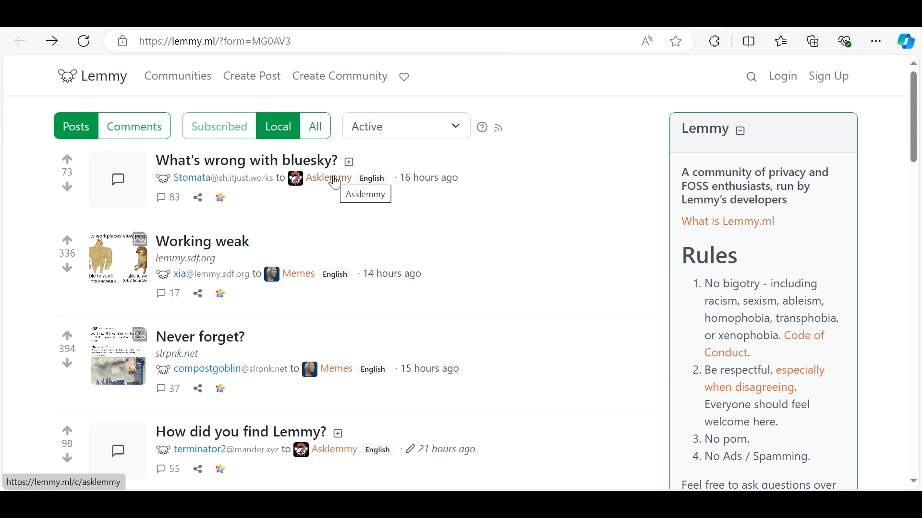 The image size is (922, 518). Describe the element at coordinates (381, 450) in the screenshot. I see `language` at that location.